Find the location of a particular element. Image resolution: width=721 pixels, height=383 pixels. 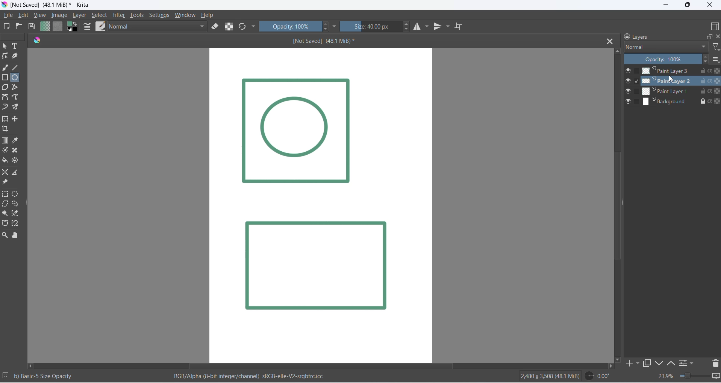

filters settings is located at coordinates (694, 362).